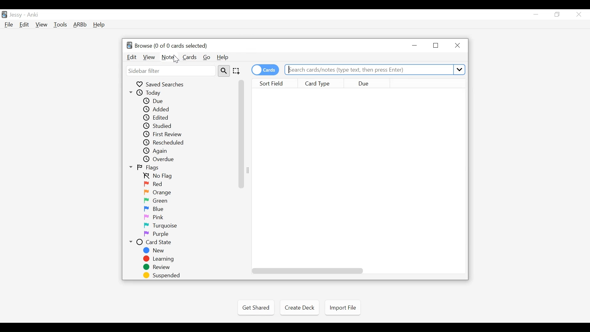 The image size is (590, 332). Describe the element at coordinates (368, 83) in the screenshot. I see `Due` at that location.